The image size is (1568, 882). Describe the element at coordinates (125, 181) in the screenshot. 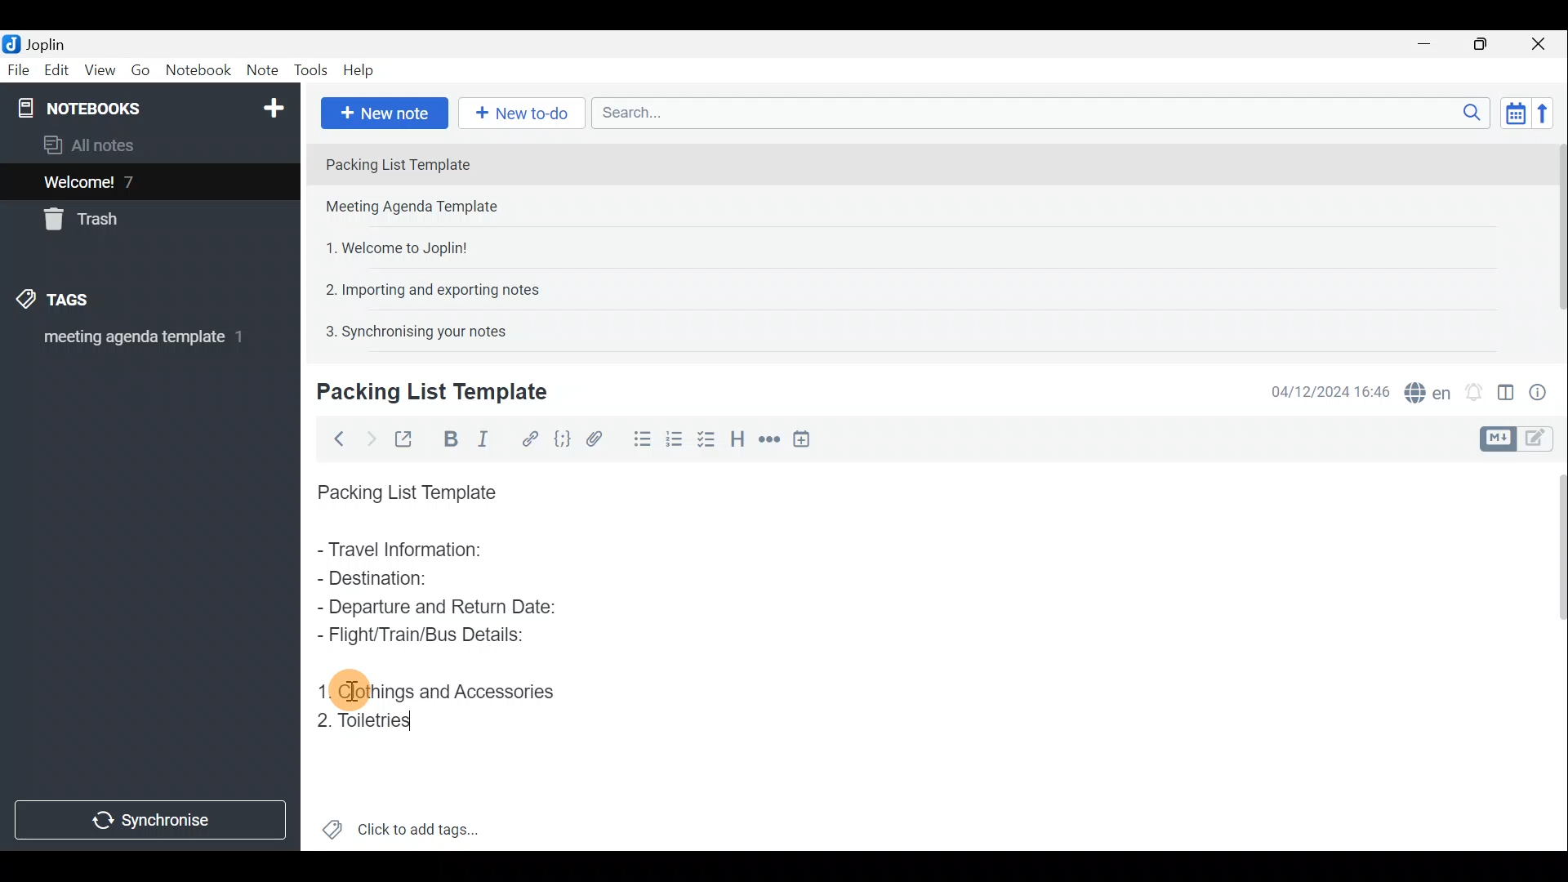

I see `Welcome` at that location.